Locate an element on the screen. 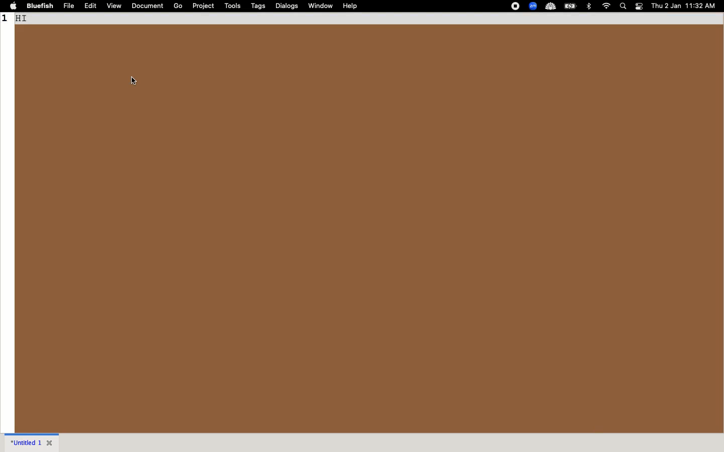 The image size is (724, 452). Untitled 1 is located at coordinates (25, 441).